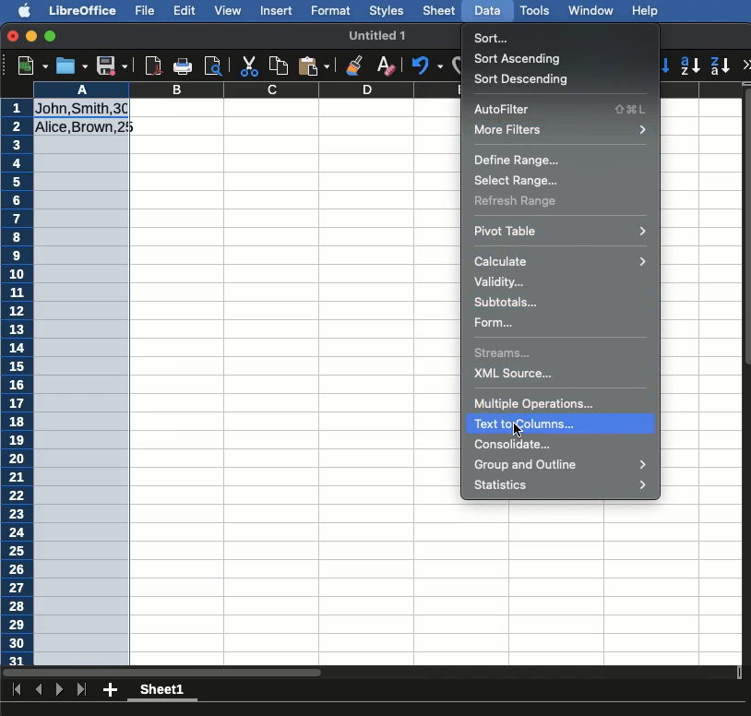  I want to click on Subtotals, so click(509, 302).